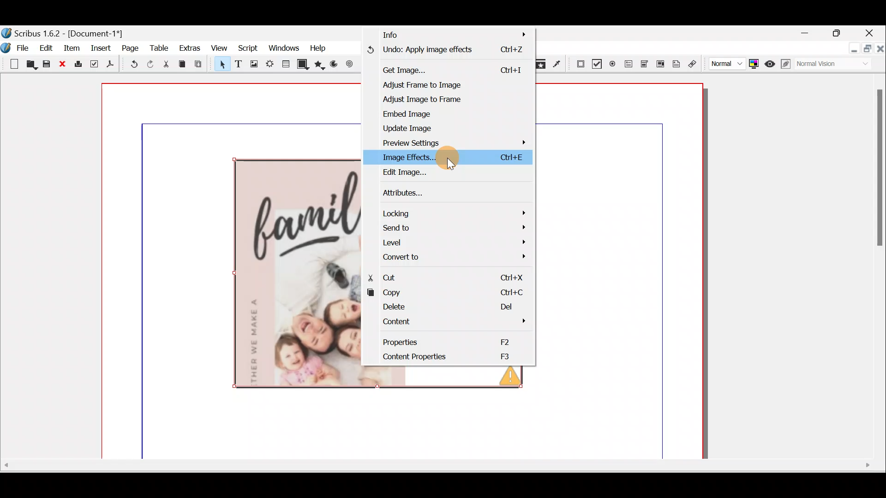 The height and width of the screenshot is (498, 886). What do you see at coordinates (659, 66) in the screenshot?
I see `PDF list box` at bounding box center [659, 66].